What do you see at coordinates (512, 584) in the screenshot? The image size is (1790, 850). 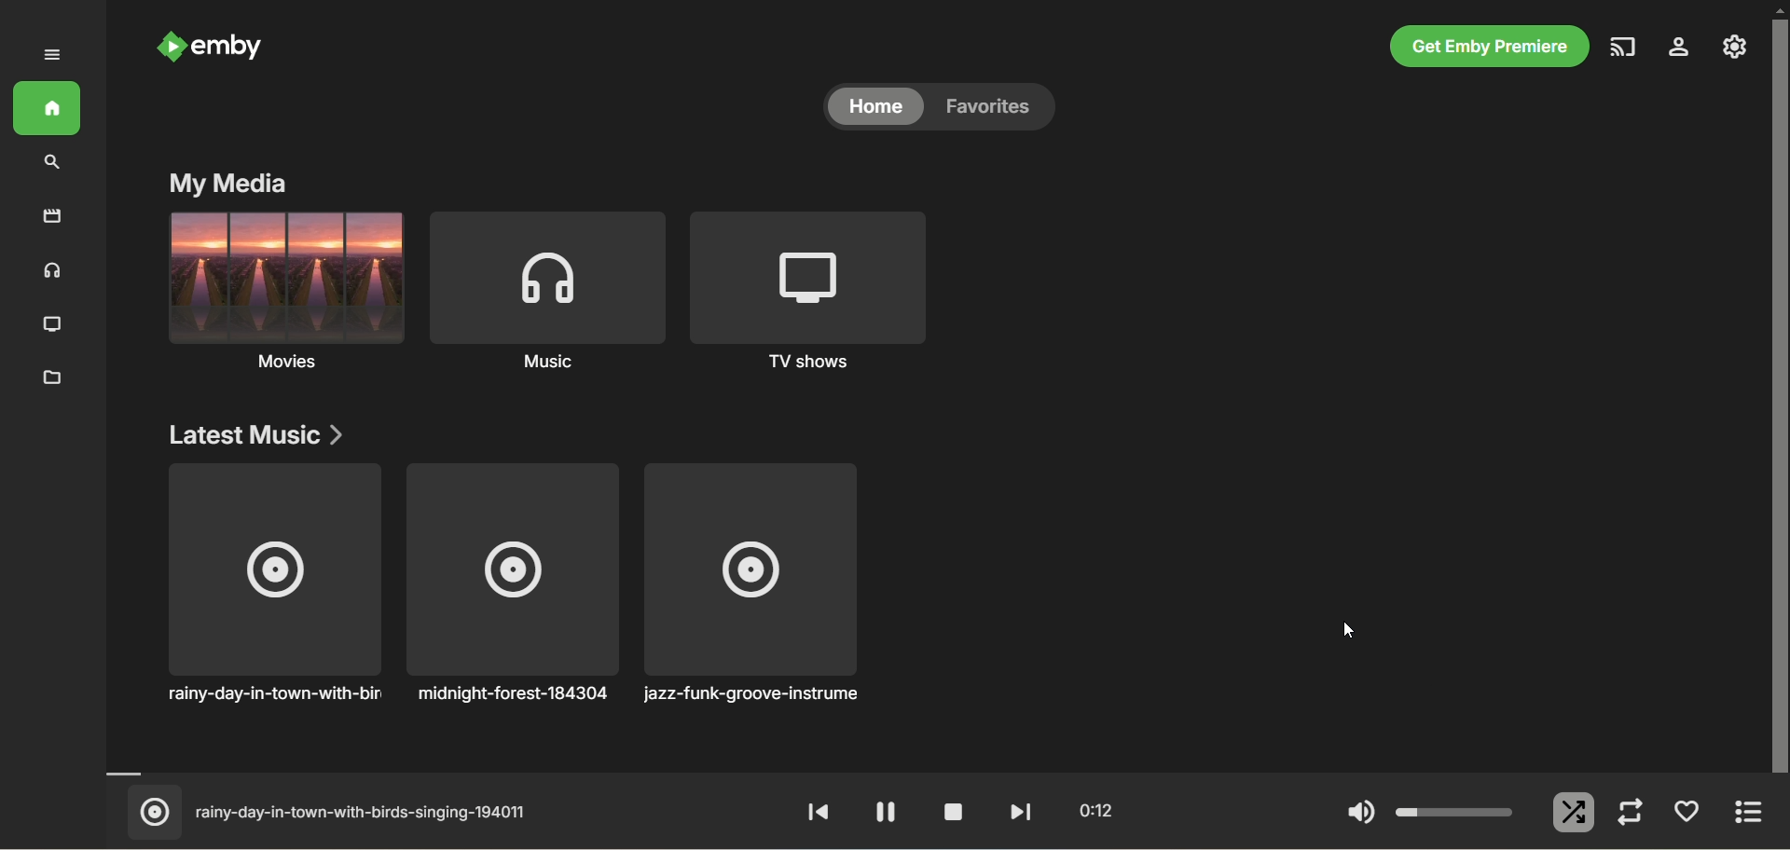 I see `midnight-forest-184304` at bounding box center [512, 584].